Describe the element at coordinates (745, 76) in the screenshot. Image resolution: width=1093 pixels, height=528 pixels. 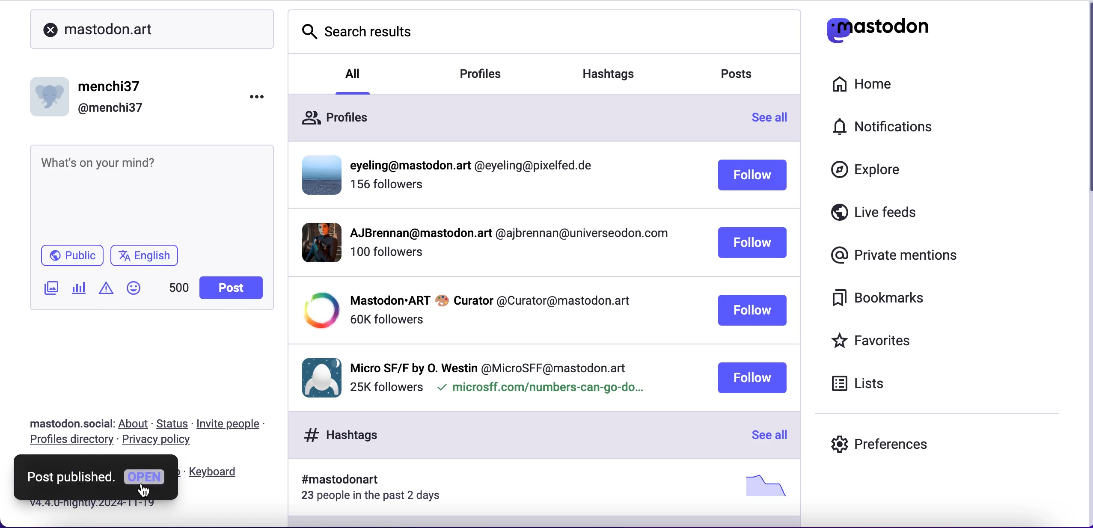
I see `posts` at that location.